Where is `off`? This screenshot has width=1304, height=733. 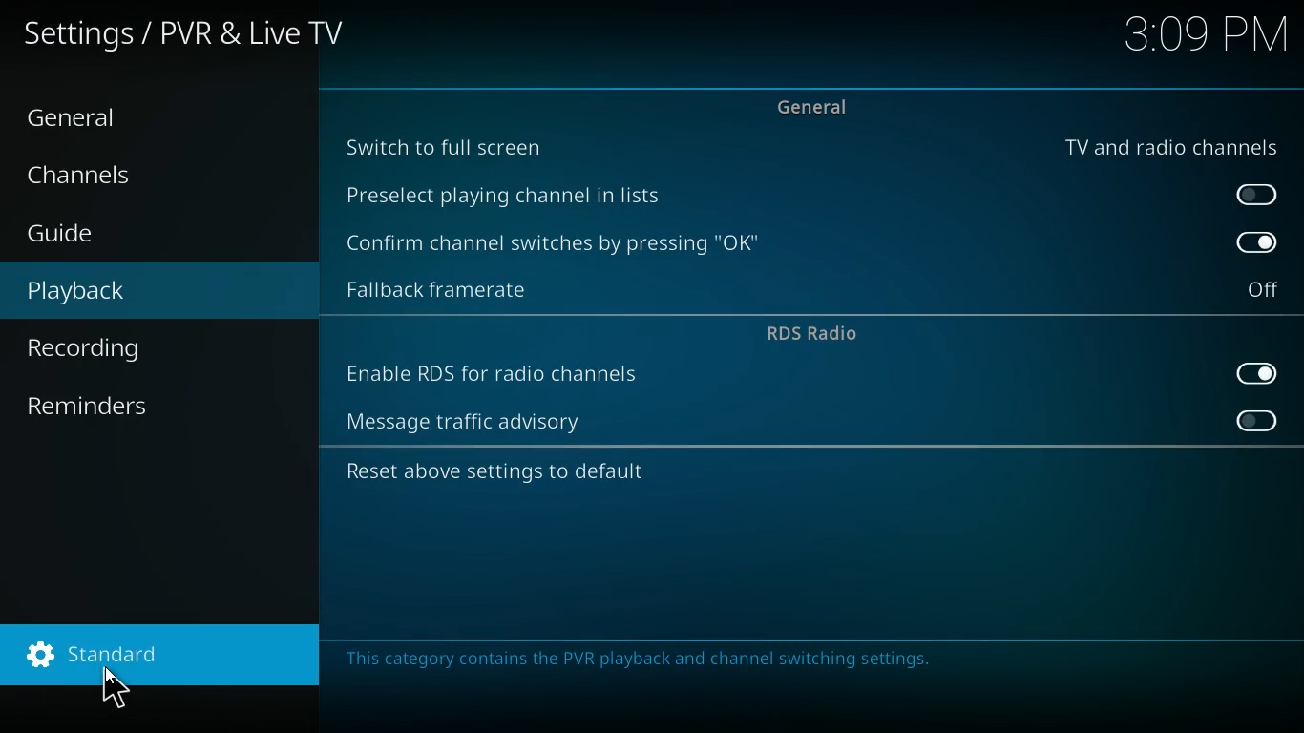 off is located at coordinates (1266, 288).